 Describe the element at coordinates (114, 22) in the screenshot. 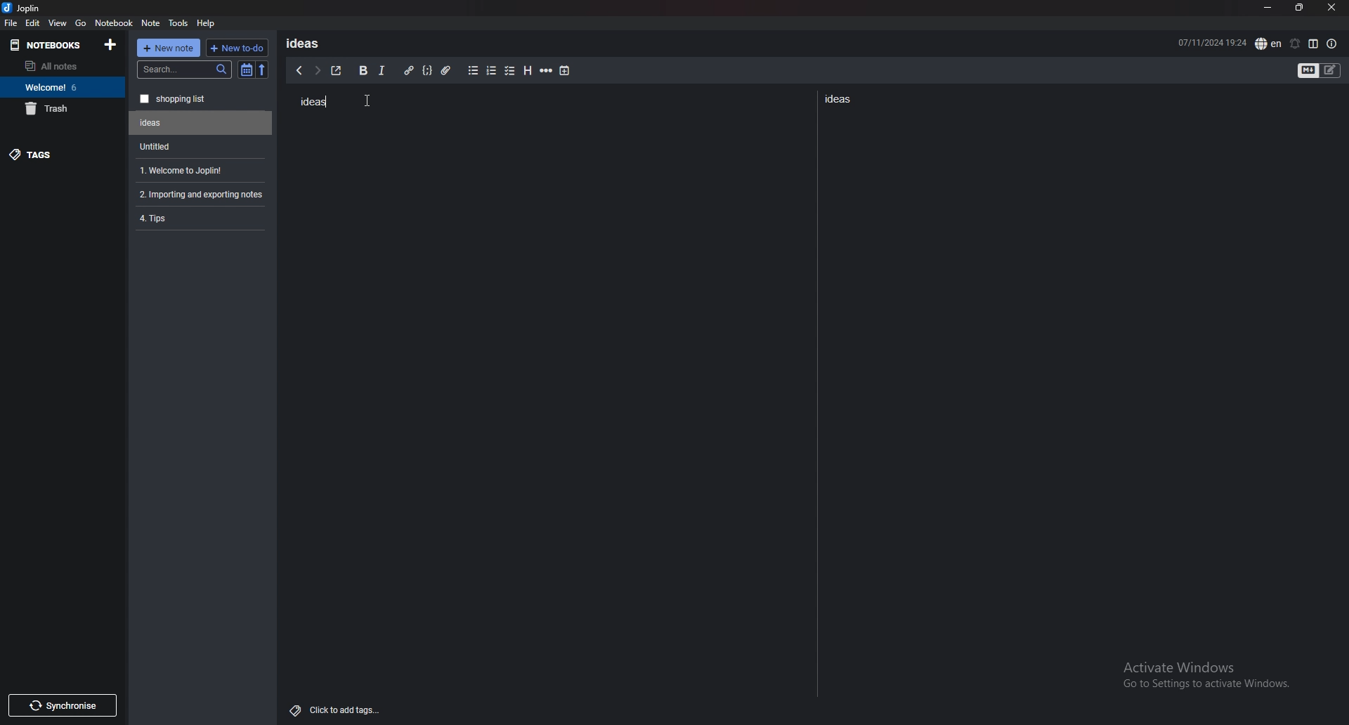

I see `notebook` at that location.